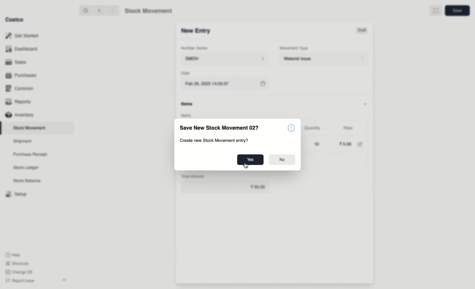 This screenshot has width=475, height=289. What do you see at coordinates (354, 31) in the screenshot?
I see `Draft` at bounding box center [354, 31].